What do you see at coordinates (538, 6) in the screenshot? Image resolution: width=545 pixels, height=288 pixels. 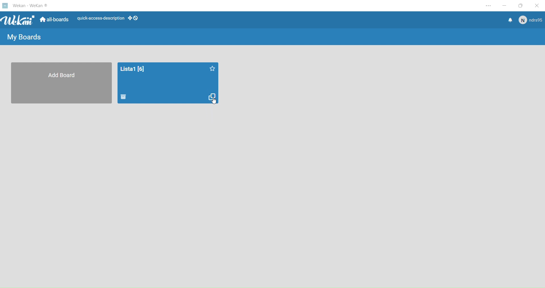 I see `Close` at bounding box center [538, 6].